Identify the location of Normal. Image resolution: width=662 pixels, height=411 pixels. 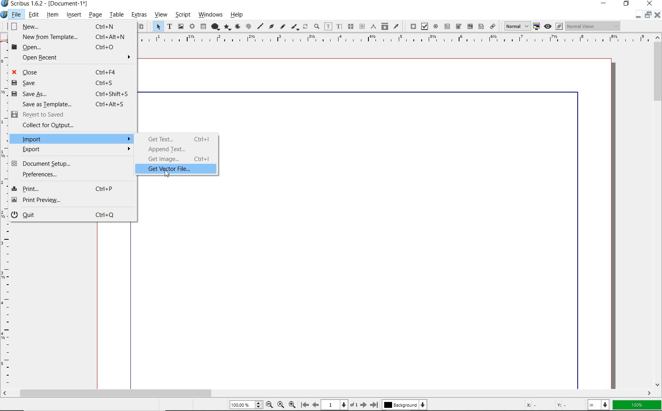
(515, 26).